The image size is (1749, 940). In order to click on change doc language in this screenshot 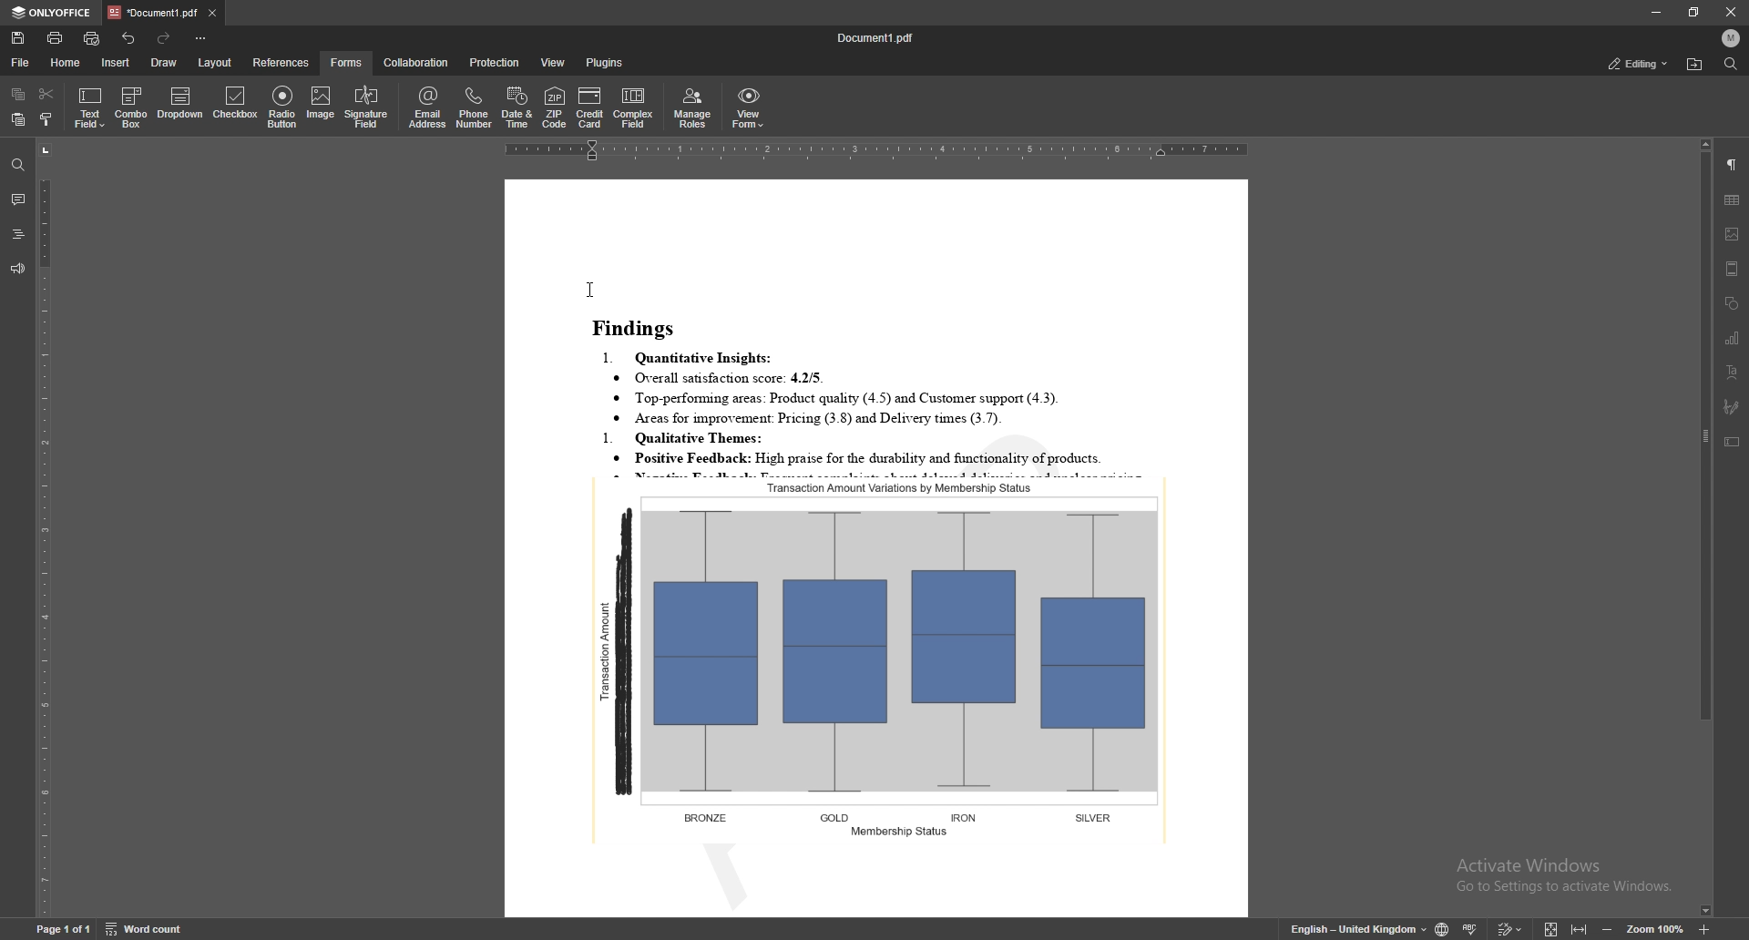, I will do `click(1441, 928)`.